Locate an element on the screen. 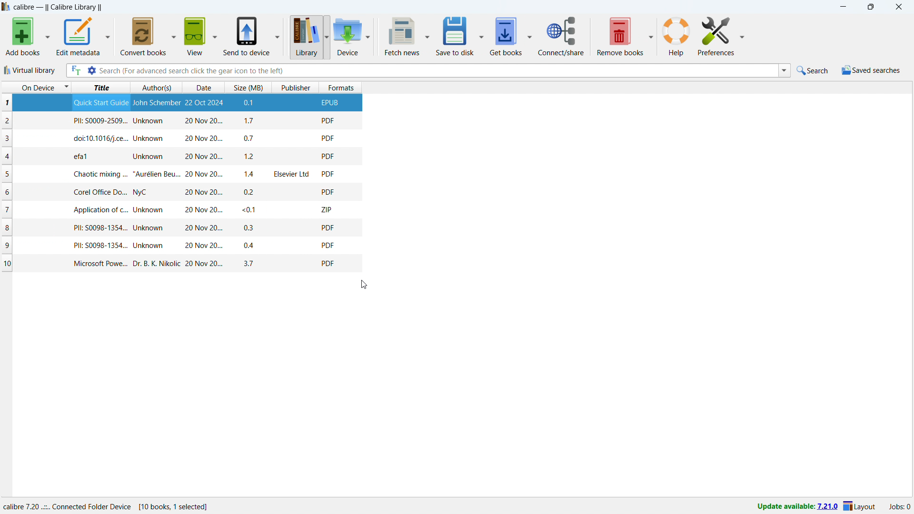  saved searches is located at coordinates (871, 70).